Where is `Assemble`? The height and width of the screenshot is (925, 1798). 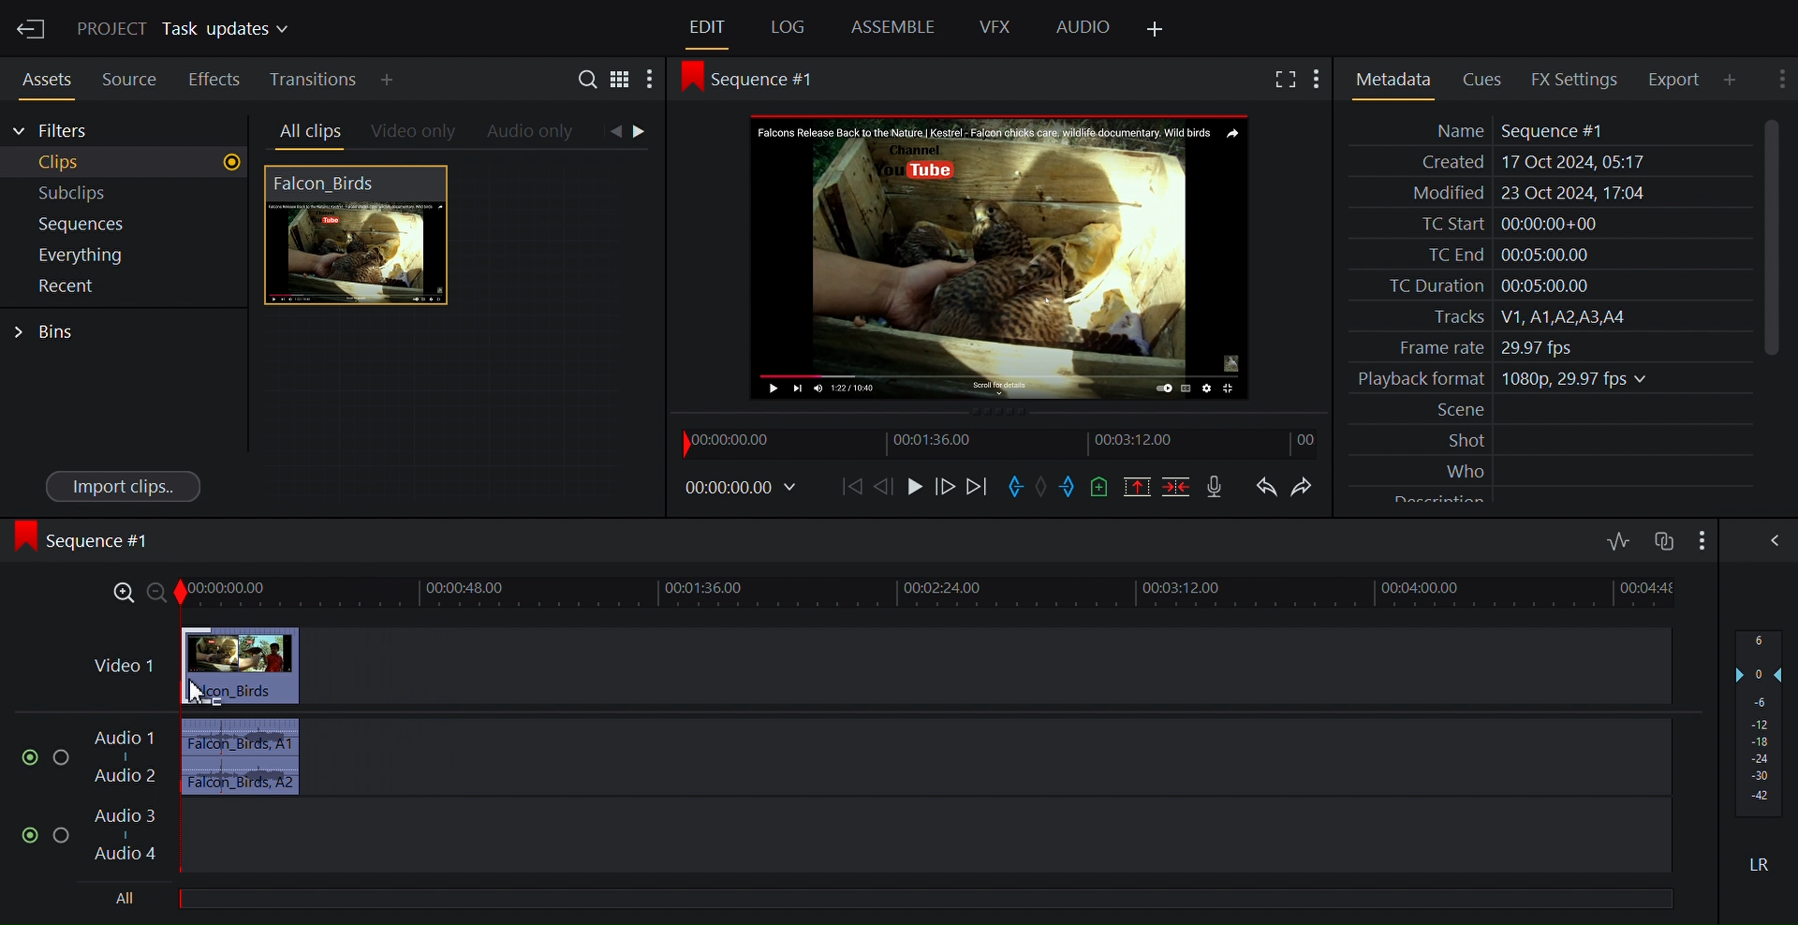
Assemble is located at coordinates (894, 26).